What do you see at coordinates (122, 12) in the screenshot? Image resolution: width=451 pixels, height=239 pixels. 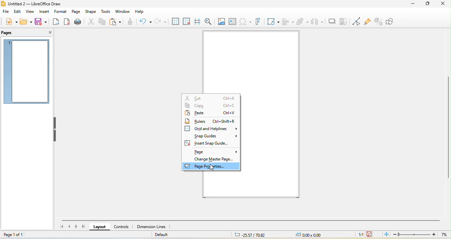 I see `window` at bounding box center [122, 12].